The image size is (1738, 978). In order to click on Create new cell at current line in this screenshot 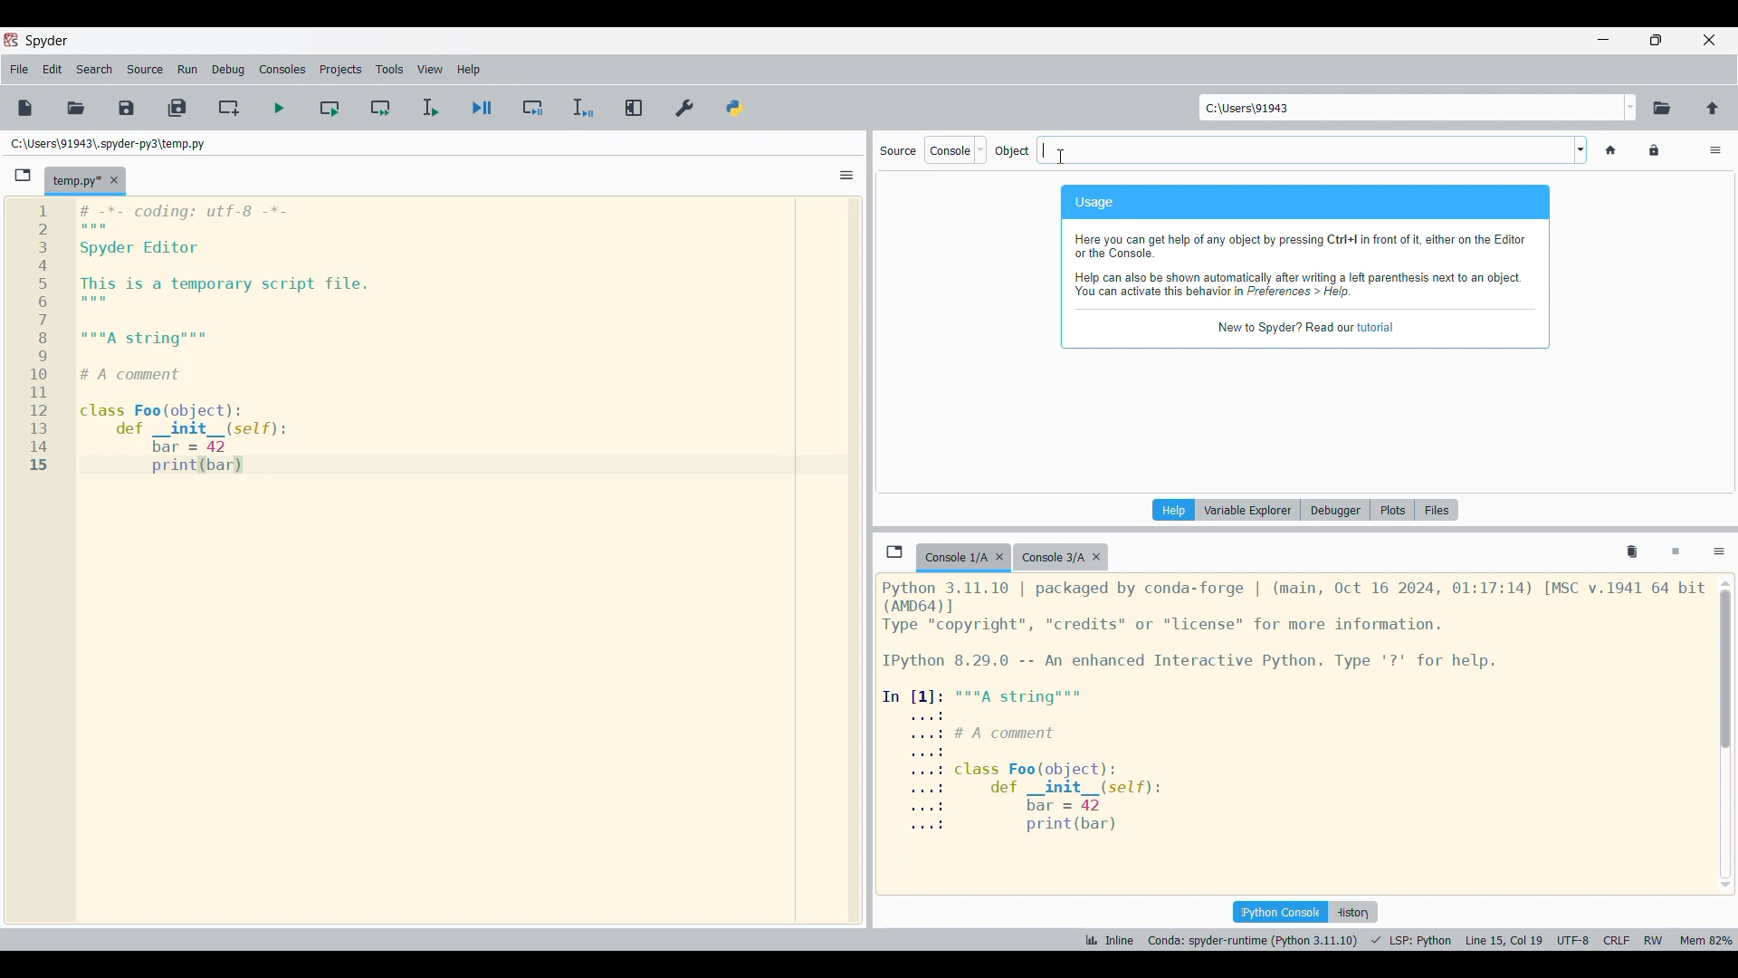, I will do `click(228, 109)`.